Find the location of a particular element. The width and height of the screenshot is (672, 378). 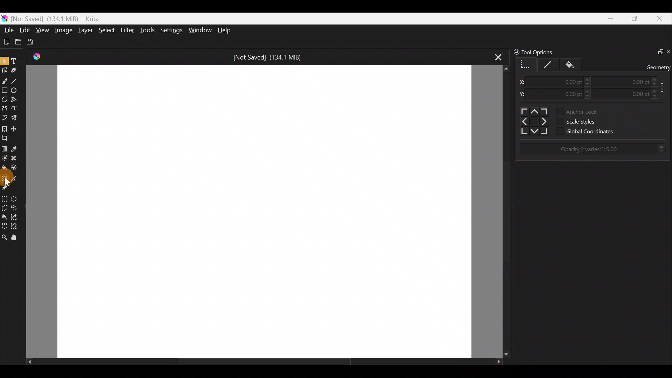

0.00pt is located at coordinates (565, 93).